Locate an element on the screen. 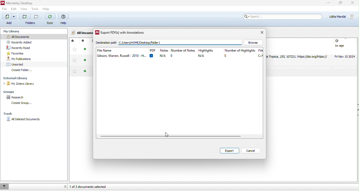  toggle hide/show is located at coordinates (65, 186).